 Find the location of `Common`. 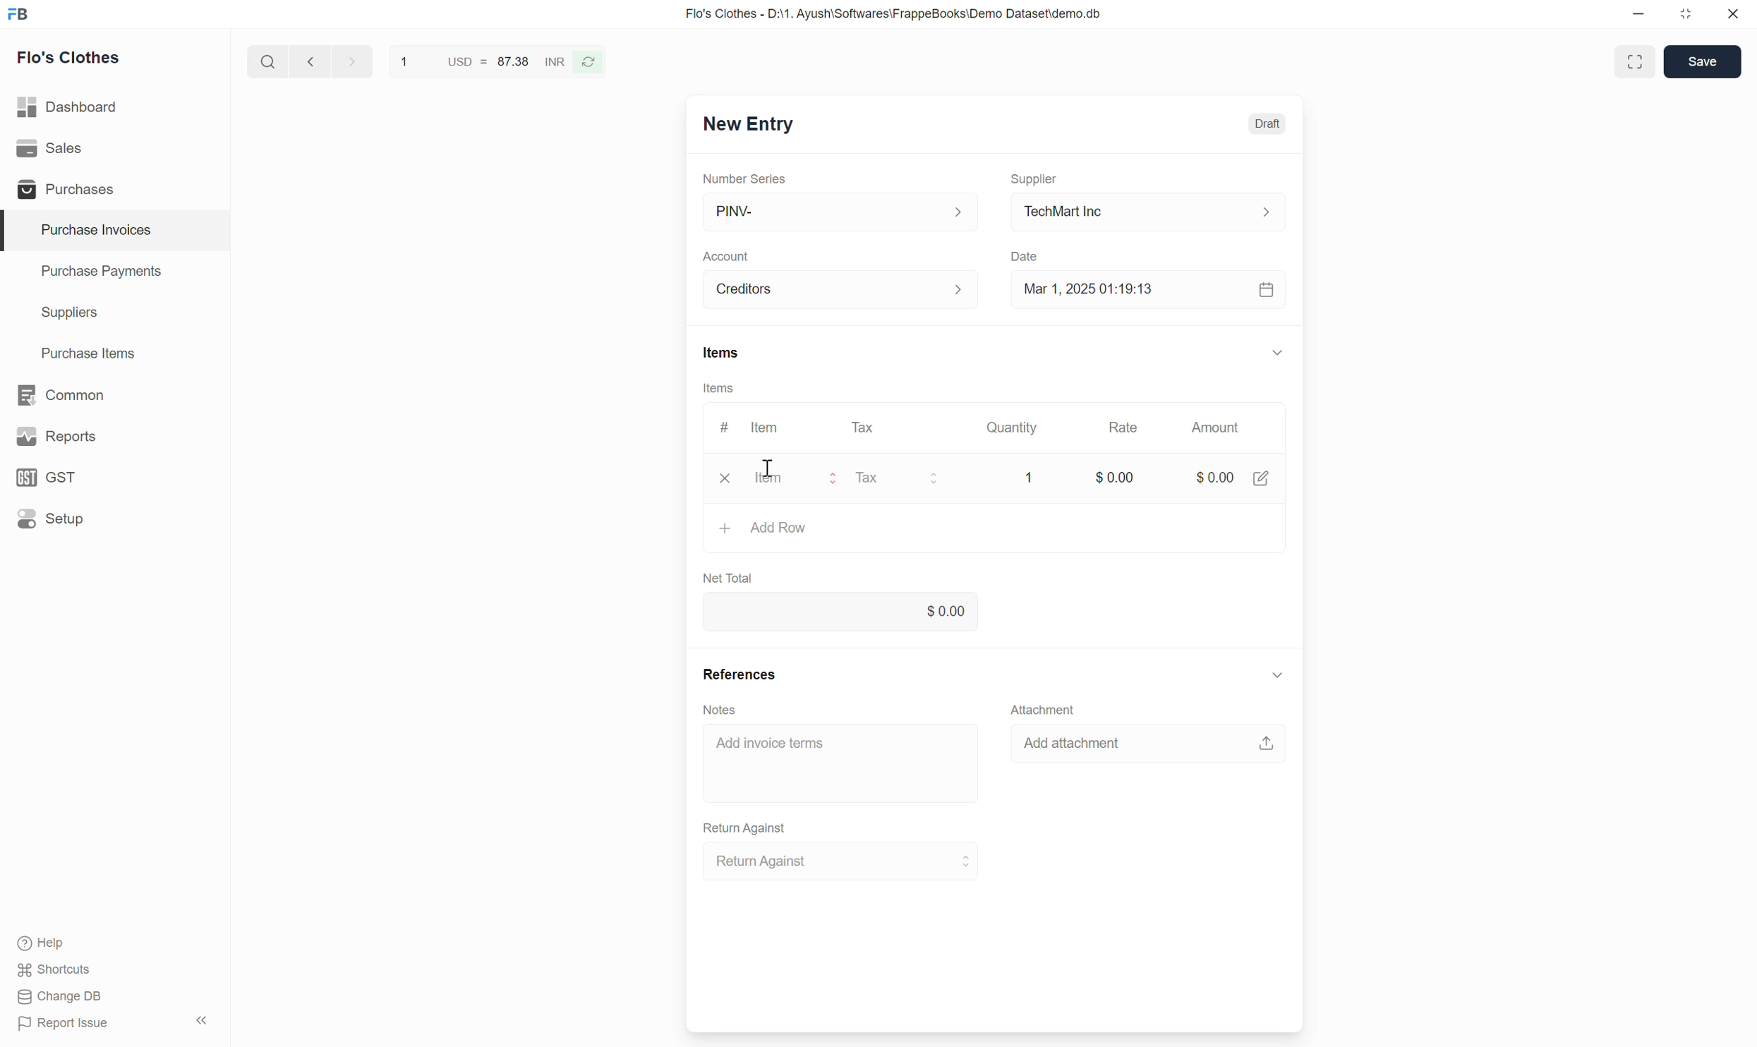

Common is located at coordinates (63, 394).